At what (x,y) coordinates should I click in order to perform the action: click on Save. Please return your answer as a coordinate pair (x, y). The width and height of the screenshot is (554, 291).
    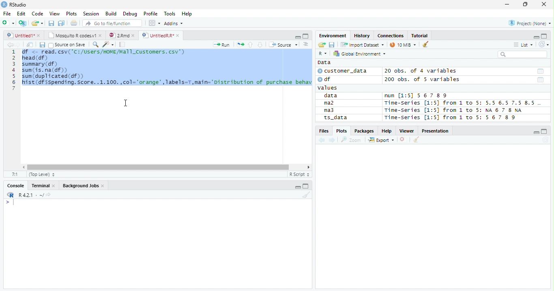
    Looking at the image, I should click on (42, 45).